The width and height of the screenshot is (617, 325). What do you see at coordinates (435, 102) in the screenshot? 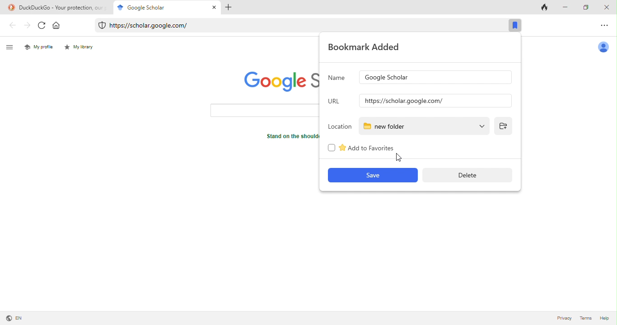
I see `input url` at bounding box center [435, 102].